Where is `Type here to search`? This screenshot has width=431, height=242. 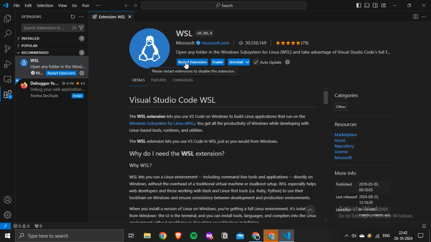 Type here to search is located at coordinates (69, 236).